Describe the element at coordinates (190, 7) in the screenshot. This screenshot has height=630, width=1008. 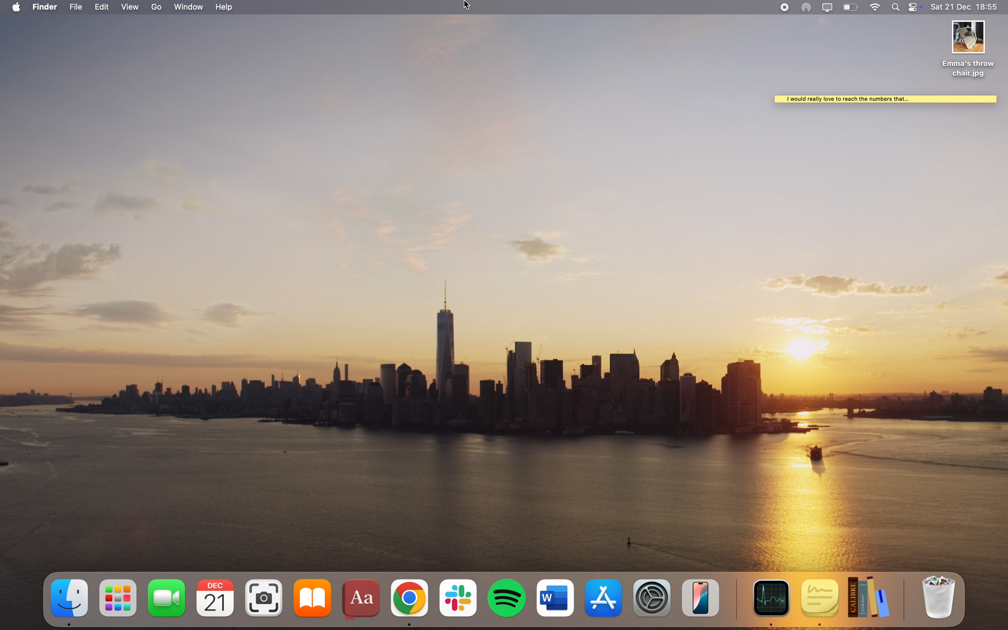
I see `window` at that location.